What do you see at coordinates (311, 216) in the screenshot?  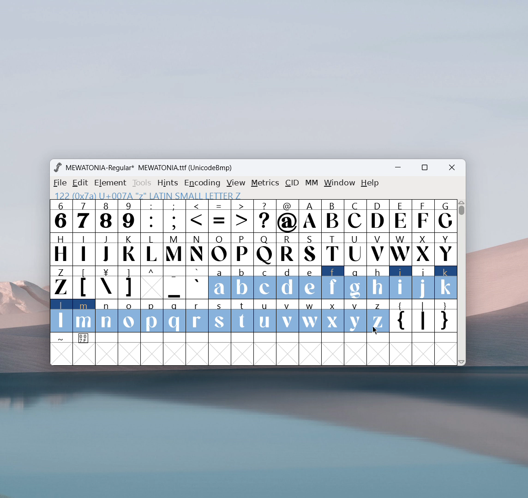 I see `A` at bounding box center [311, 216].